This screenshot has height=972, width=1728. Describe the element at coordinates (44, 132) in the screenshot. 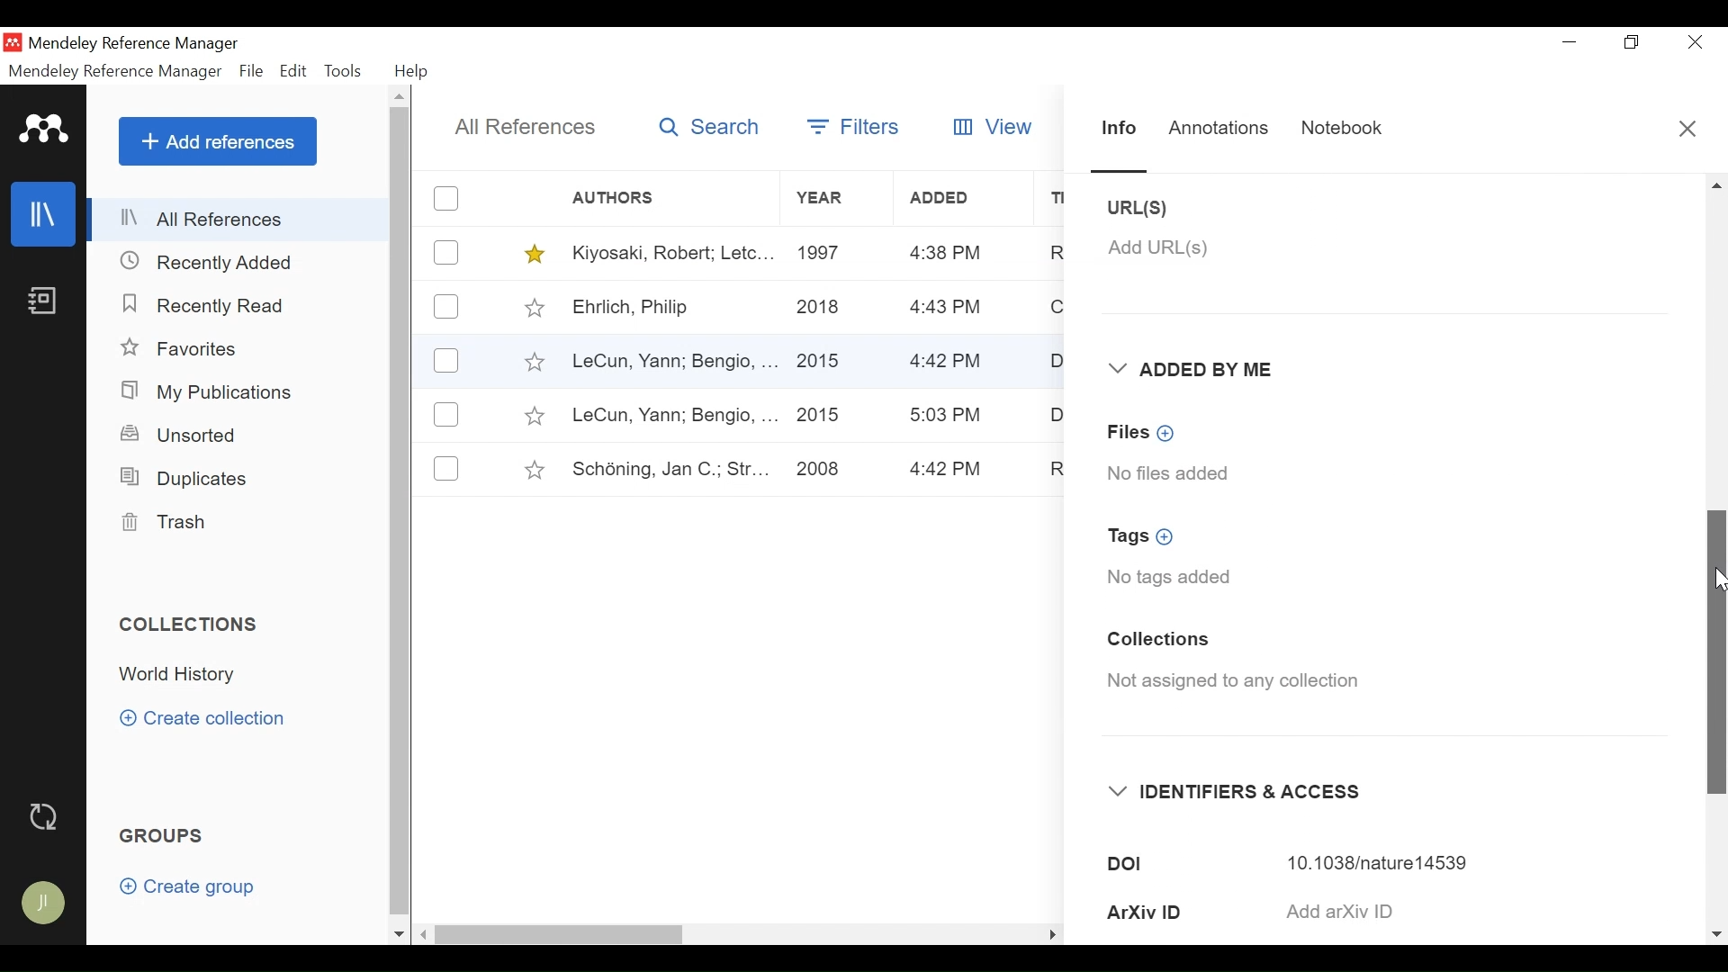

I see `Mendeley Logo` at that location.